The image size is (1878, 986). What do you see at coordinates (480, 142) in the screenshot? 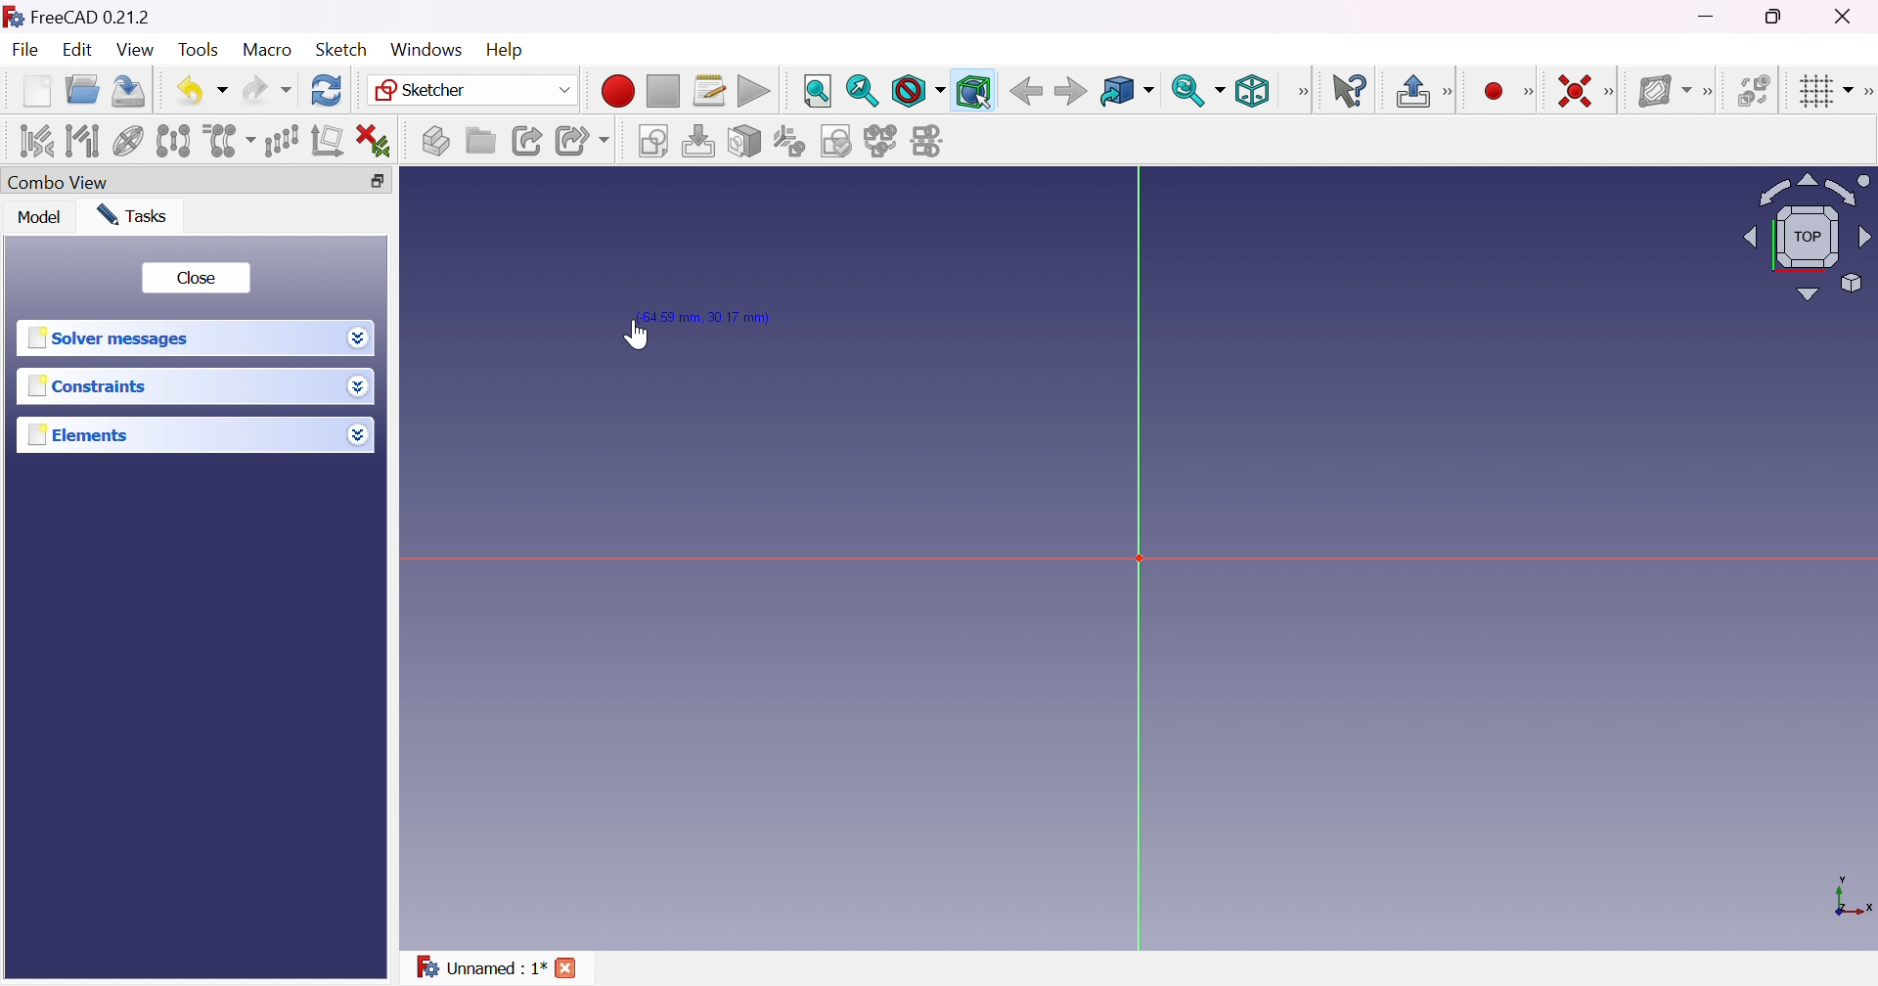
I see `Create group` at bounding box center [480, 142].